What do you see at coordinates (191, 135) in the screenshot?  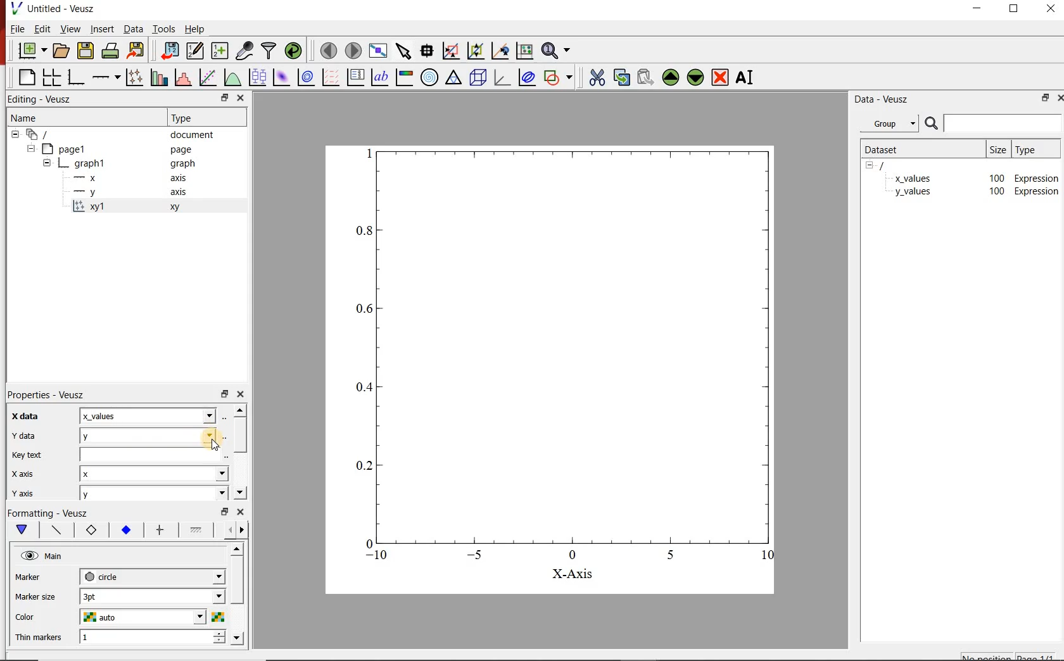 I see `document` at bounding box center [191, 135].